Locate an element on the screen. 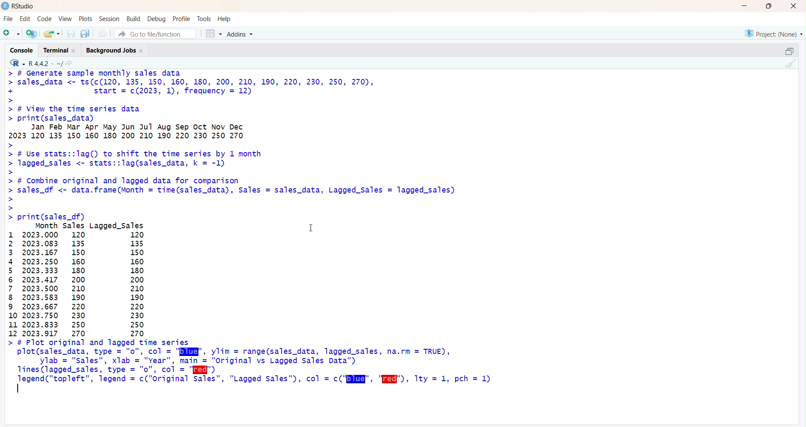 Image resolution: width=806 pixels, height=427 pixels. print(sales_df) is located at coordinates (57, 216).